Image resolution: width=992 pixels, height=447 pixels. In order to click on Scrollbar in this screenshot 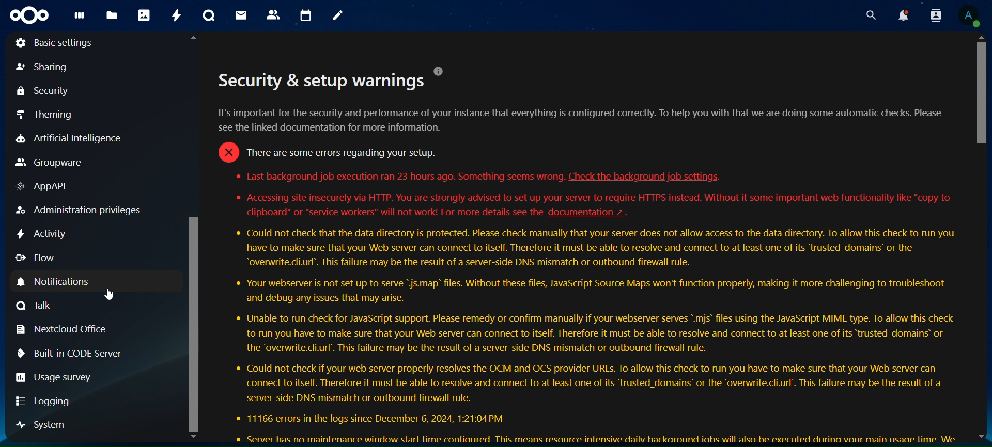, I will do `click(194, 238)`.